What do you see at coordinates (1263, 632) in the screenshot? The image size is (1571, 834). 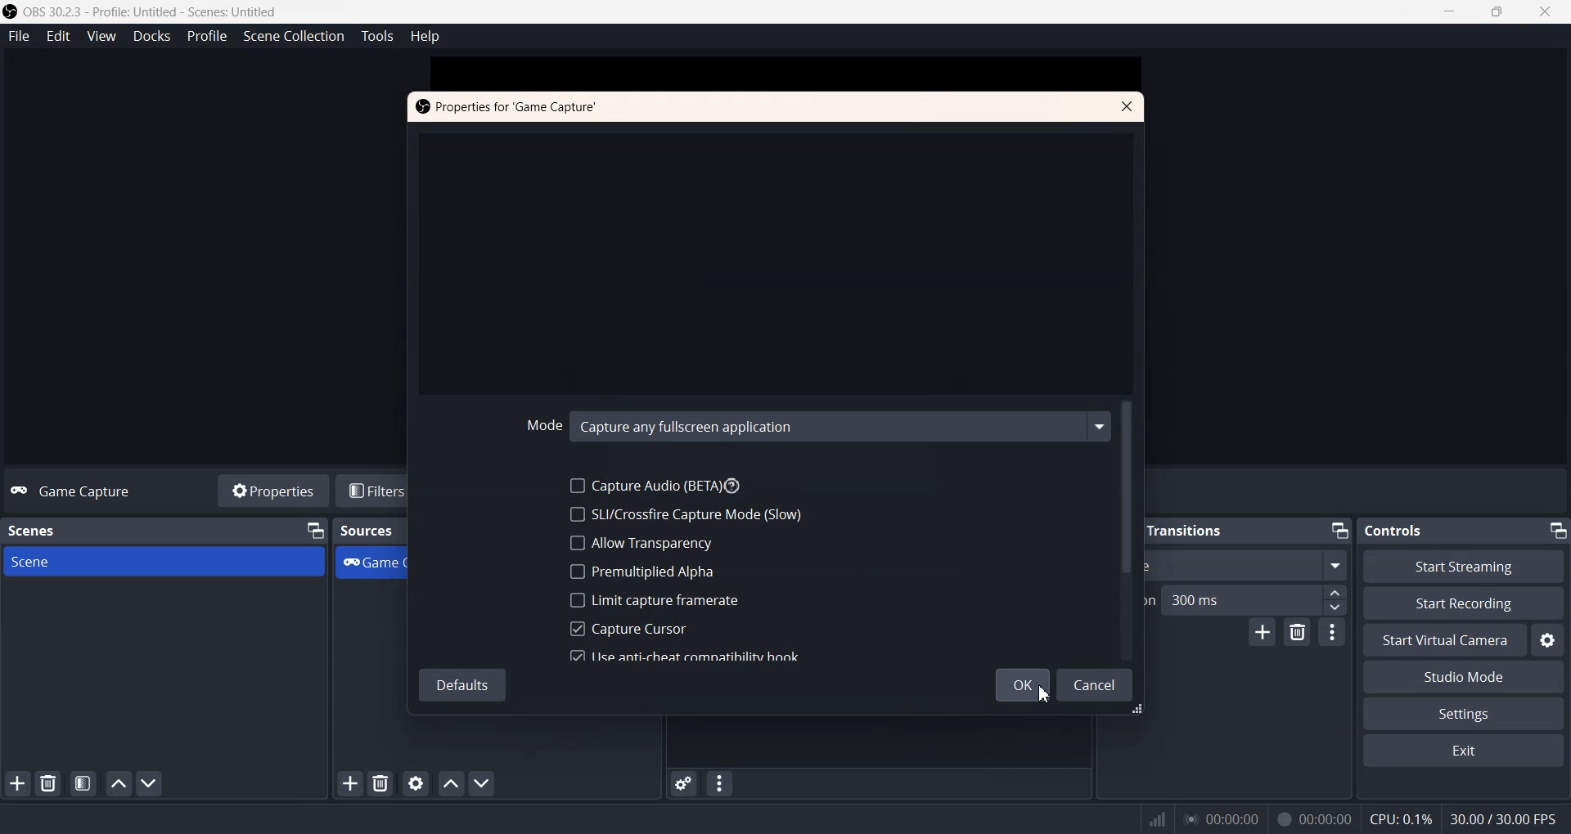 I see `Add configurable Transistion` at bounding box center [1263, 632].